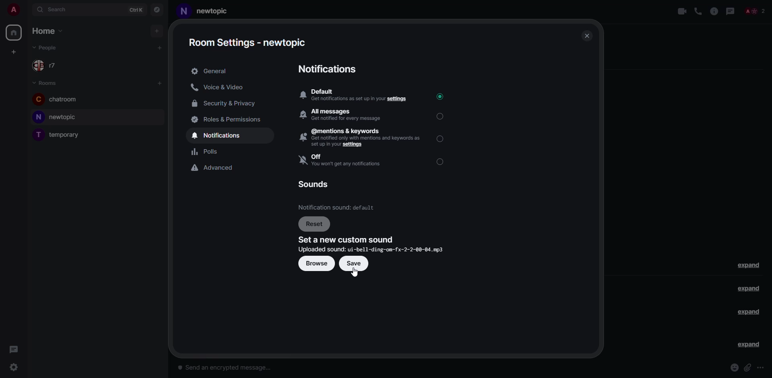 This screenshot has height=378, width=772. I want to click on attach, so click(748, 368).